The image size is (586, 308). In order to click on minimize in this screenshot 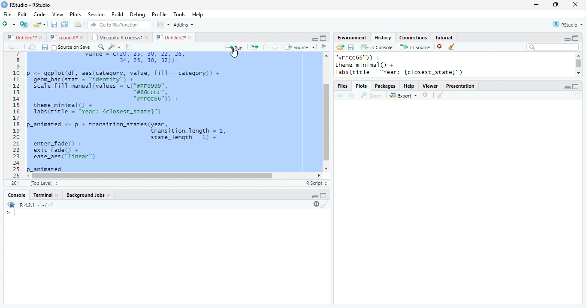, I will do `click(315, 197)`.